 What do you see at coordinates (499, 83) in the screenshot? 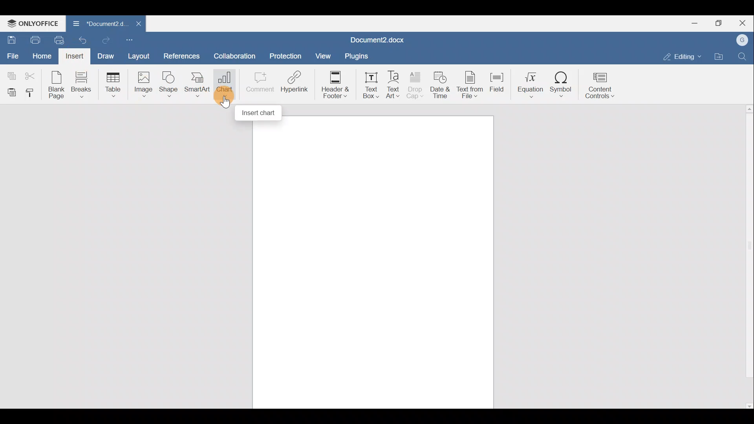
I see `Field` at bounding box center [499, 83].